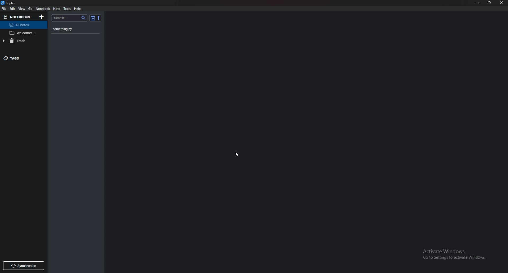 This screenshot has width=508, height=273. I want to click on Tags, so click(19, 58).